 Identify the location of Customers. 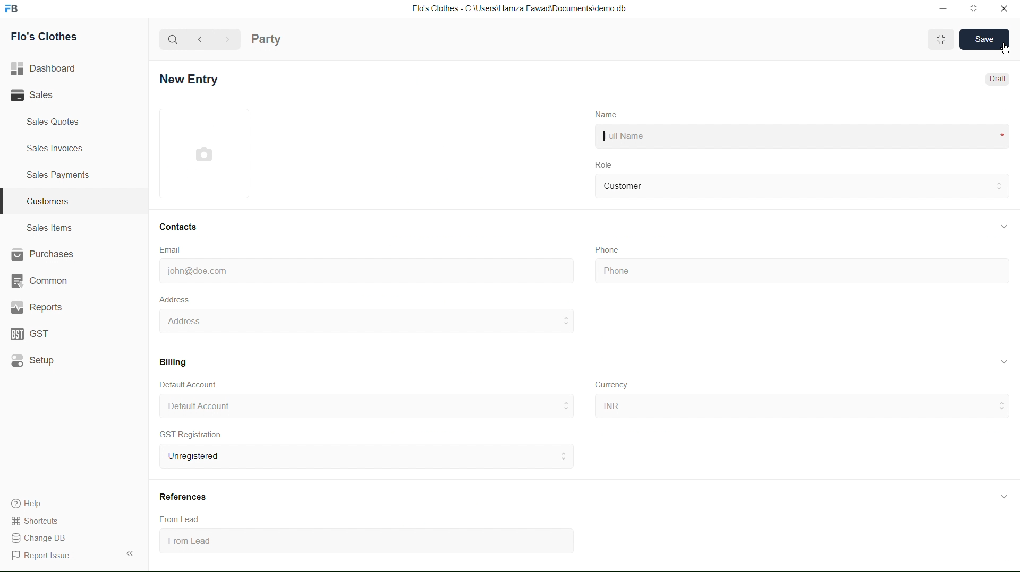
(45, 202).